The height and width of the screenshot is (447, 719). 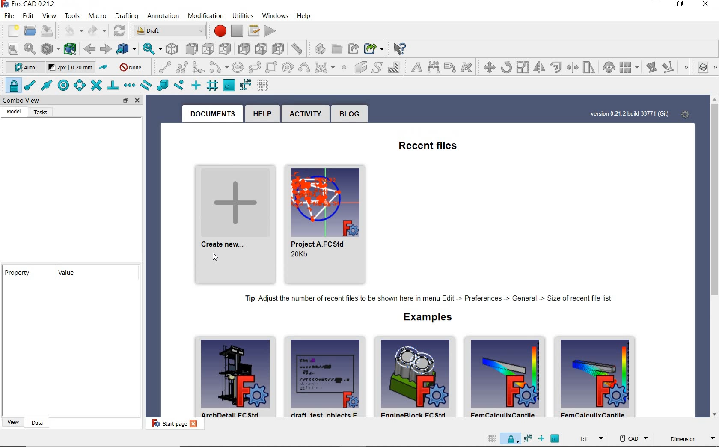 I want to click on mirror, so click(x=538, y=67).